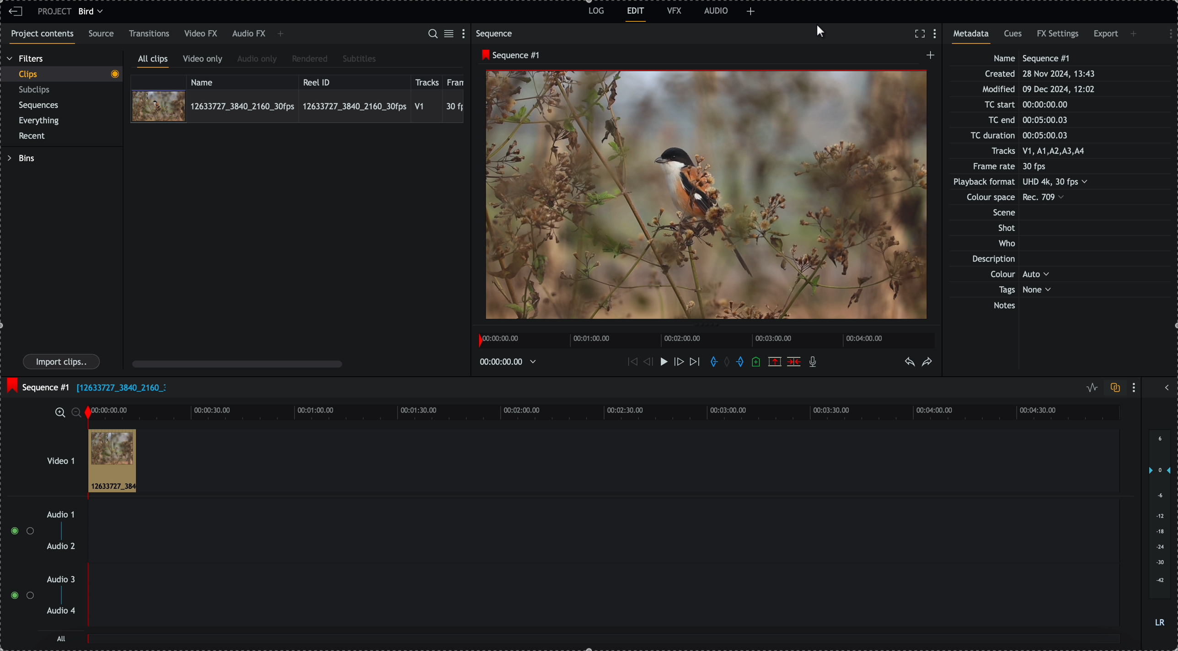 Image resolution: width=1178 pixels, height=651 pixels. I want to click on create a new sequence, so click(928, 58).